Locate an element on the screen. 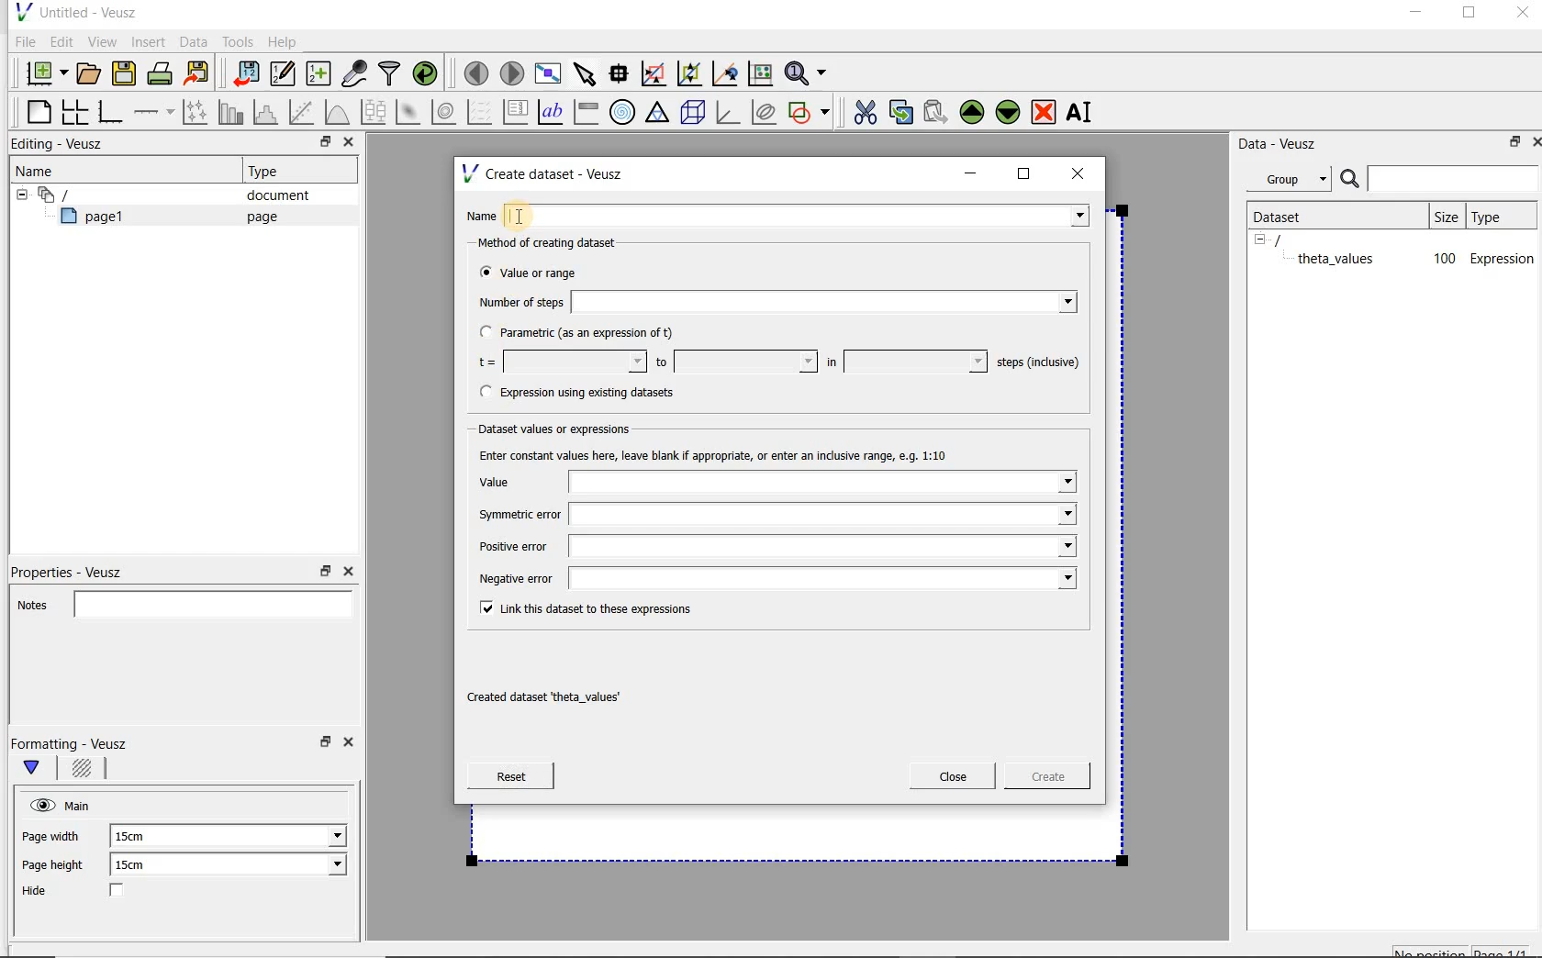  plot a function is located at coordinates (336, 112).